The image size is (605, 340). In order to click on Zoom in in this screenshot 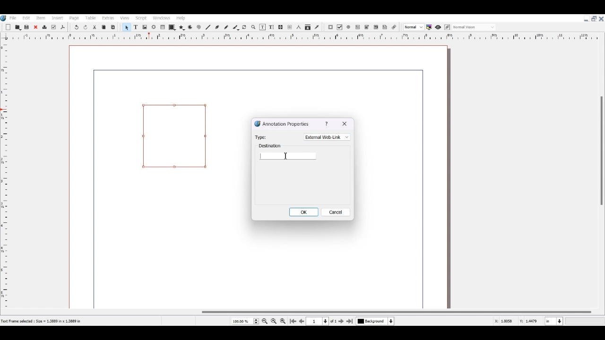, I will do `click(283, 321)`.